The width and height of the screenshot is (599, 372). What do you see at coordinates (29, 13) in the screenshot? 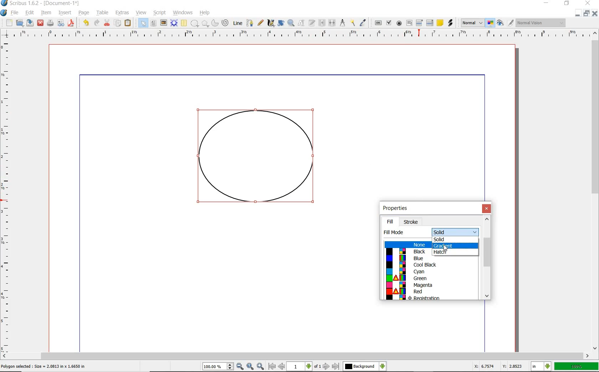
I see `EDIT` at bounding box center [29, 13].